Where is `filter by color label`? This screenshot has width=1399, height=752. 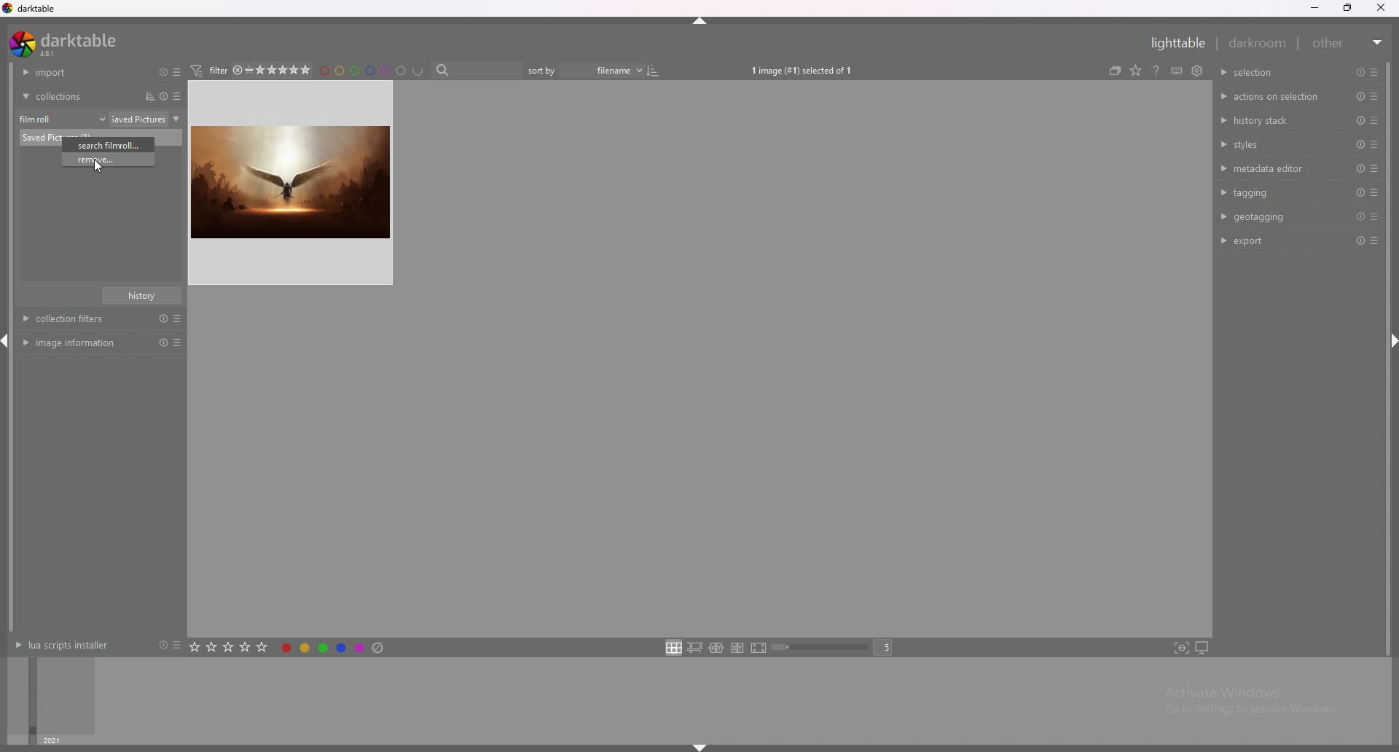
filter by color label is located at coordinates (376, 71).